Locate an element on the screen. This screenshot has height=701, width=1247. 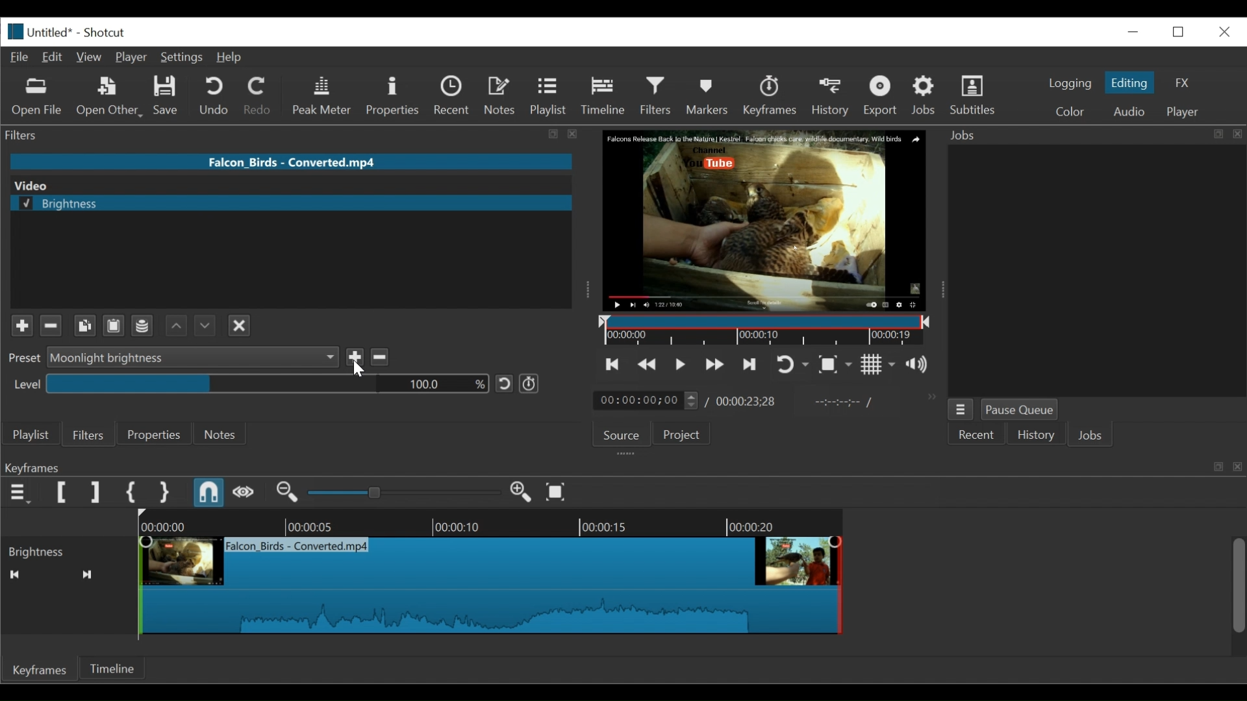
Audio is located at coordinates (1131, 111).